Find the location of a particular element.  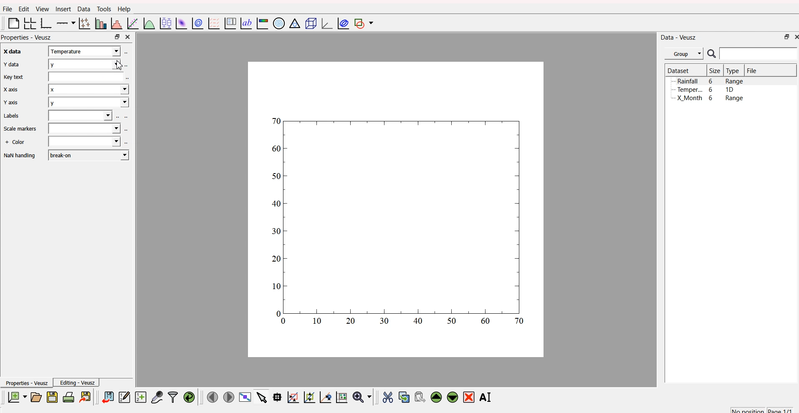

field is located at coordinates (86, 128).